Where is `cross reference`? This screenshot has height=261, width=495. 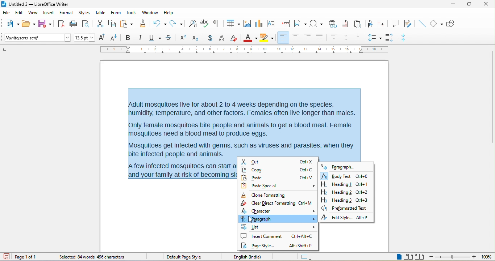 cross reference is located at coordinates (382, 23).